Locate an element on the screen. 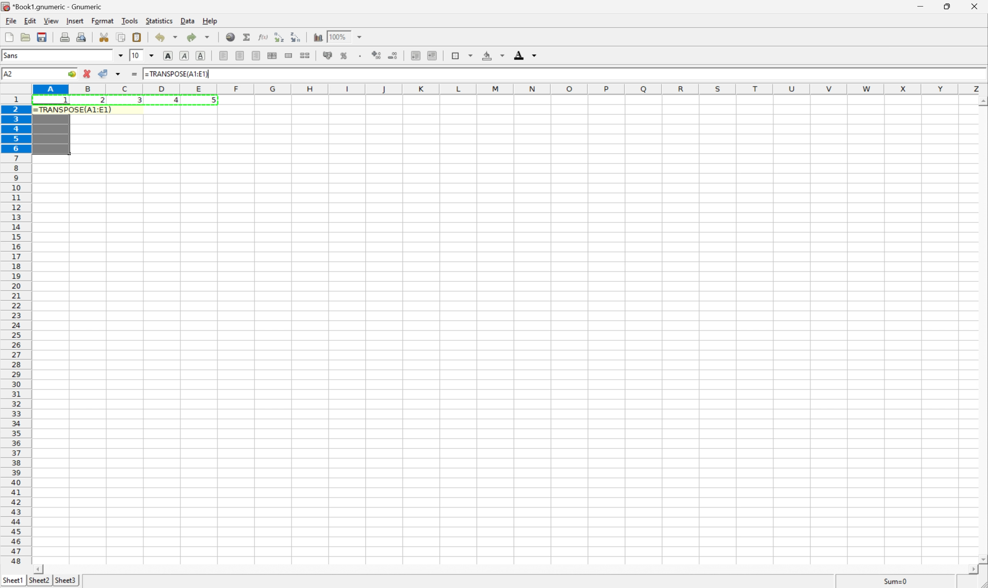 The height and width of the screenshot is (588, 988). data is located at coordinates (186, 21).